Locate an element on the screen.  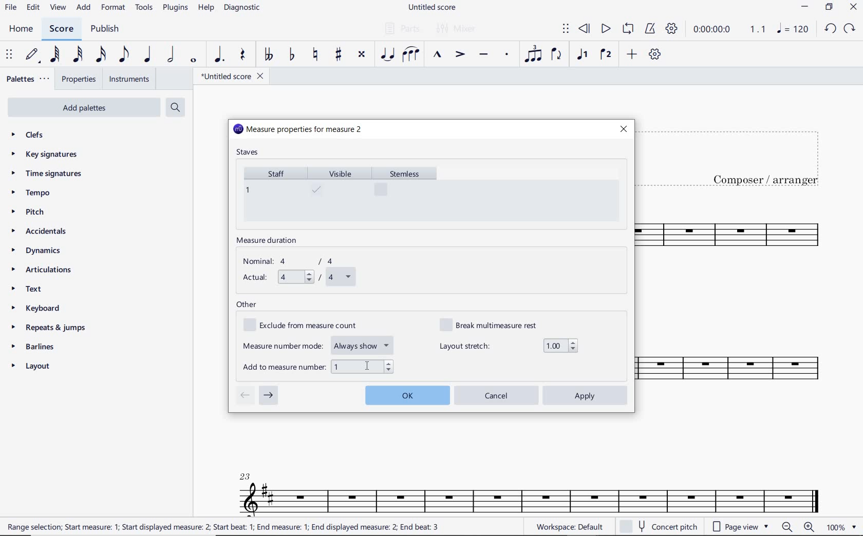
EDIT is located at coordinates (33, 9).